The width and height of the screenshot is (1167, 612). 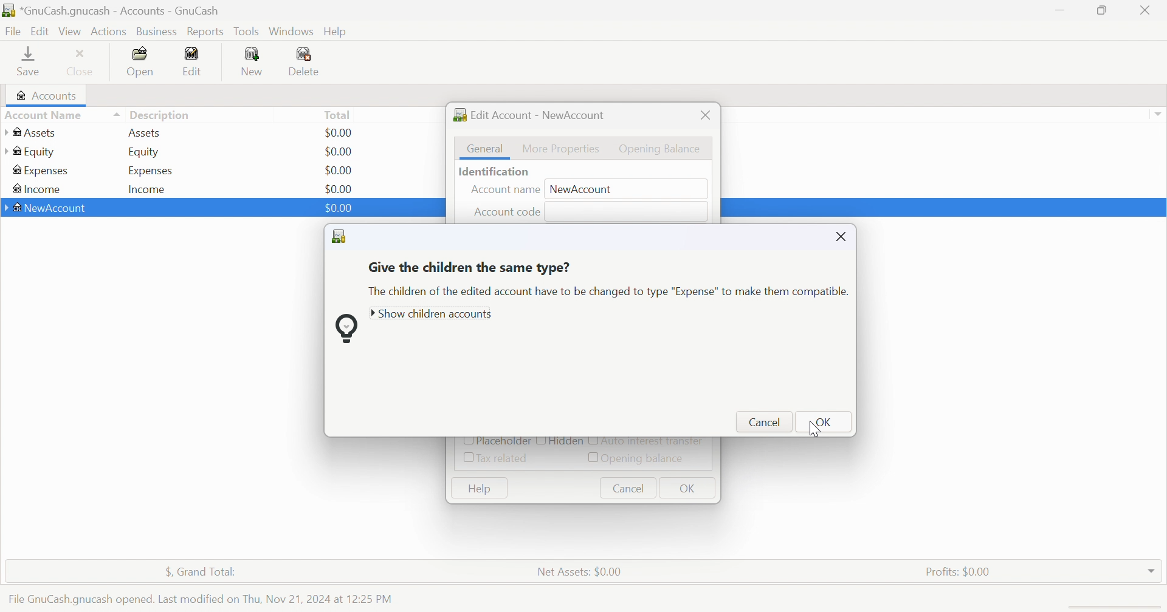 What do you see at coordinates (466, 459) in the screenshot?
I see `Checkbox` at bounding box center [466, 459].